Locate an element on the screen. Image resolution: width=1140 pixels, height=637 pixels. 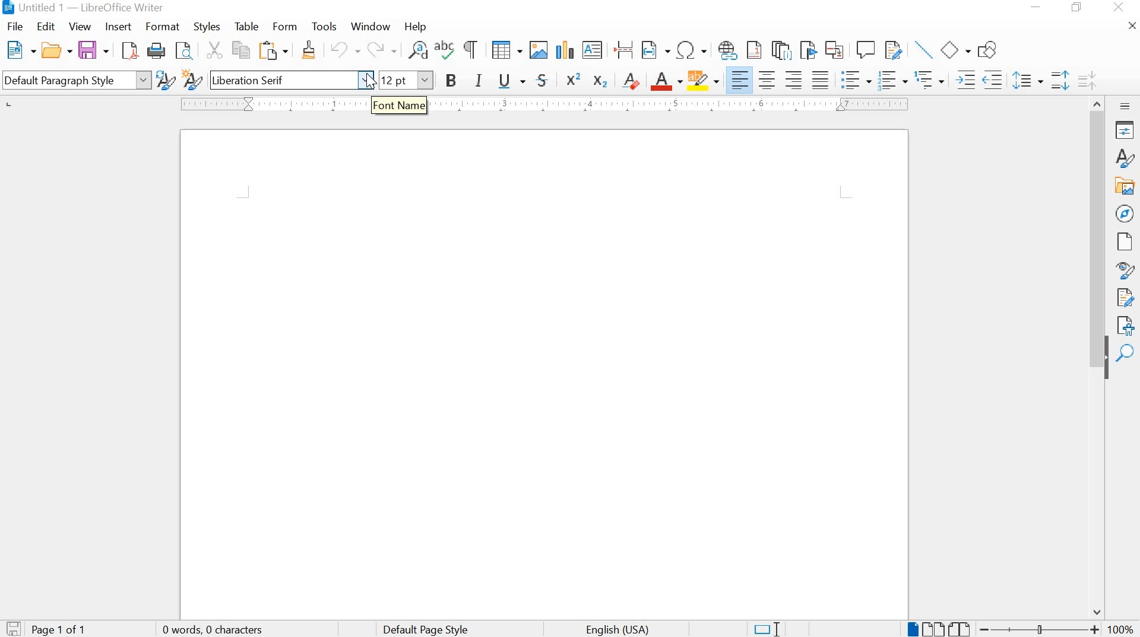
INCREASE PARAGRAPH SPACING is located at coordinates (1060, 79).